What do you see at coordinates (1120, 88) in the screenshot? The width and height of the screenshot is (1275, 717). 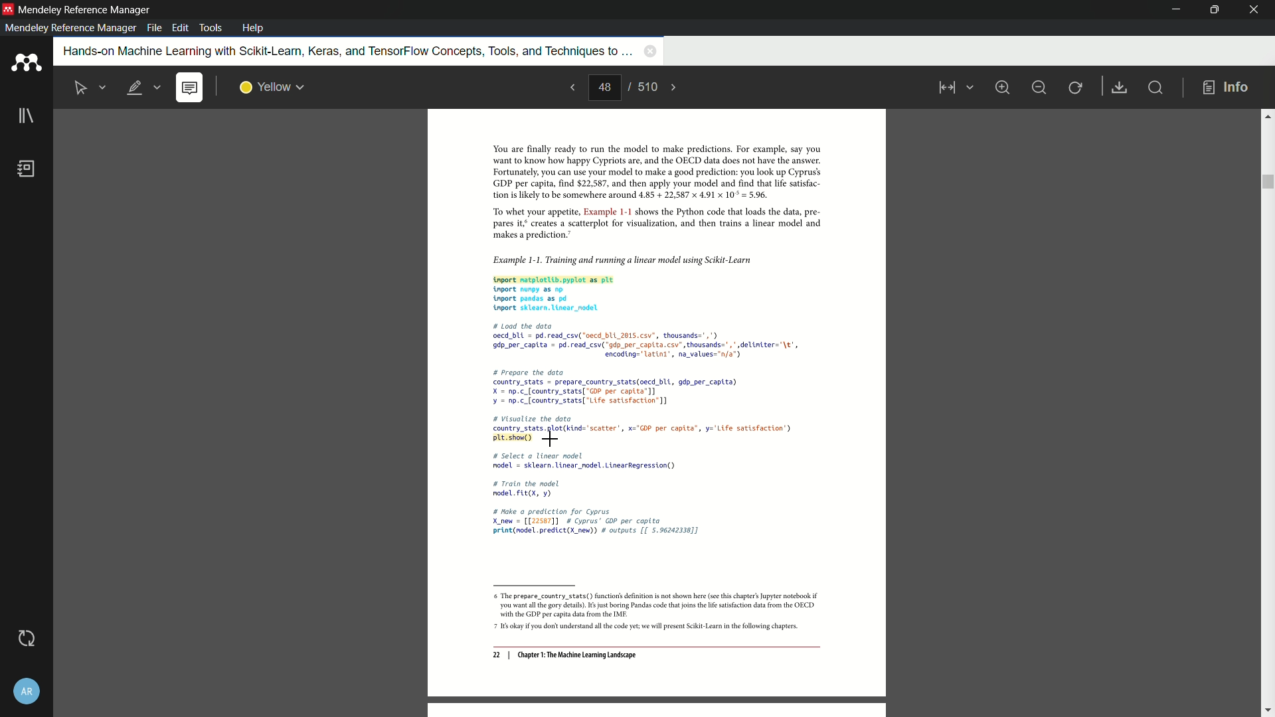 I see `save` at bounding box center [1120, 88].